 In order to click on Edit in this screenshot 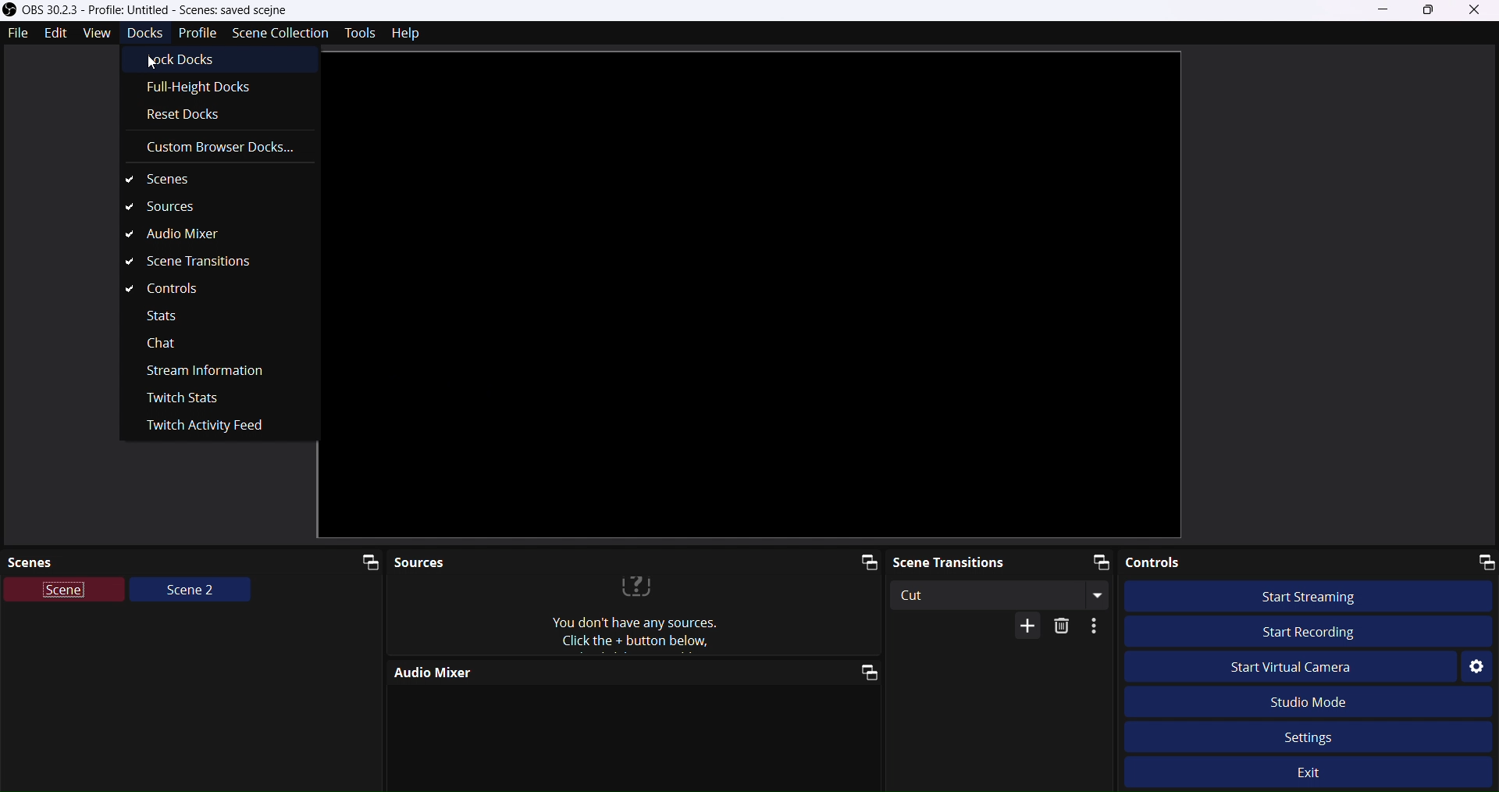, I will do `click(57, 34)`.